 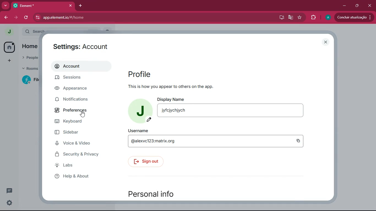 I want to click on quick settings, so click(x=9, y=203).